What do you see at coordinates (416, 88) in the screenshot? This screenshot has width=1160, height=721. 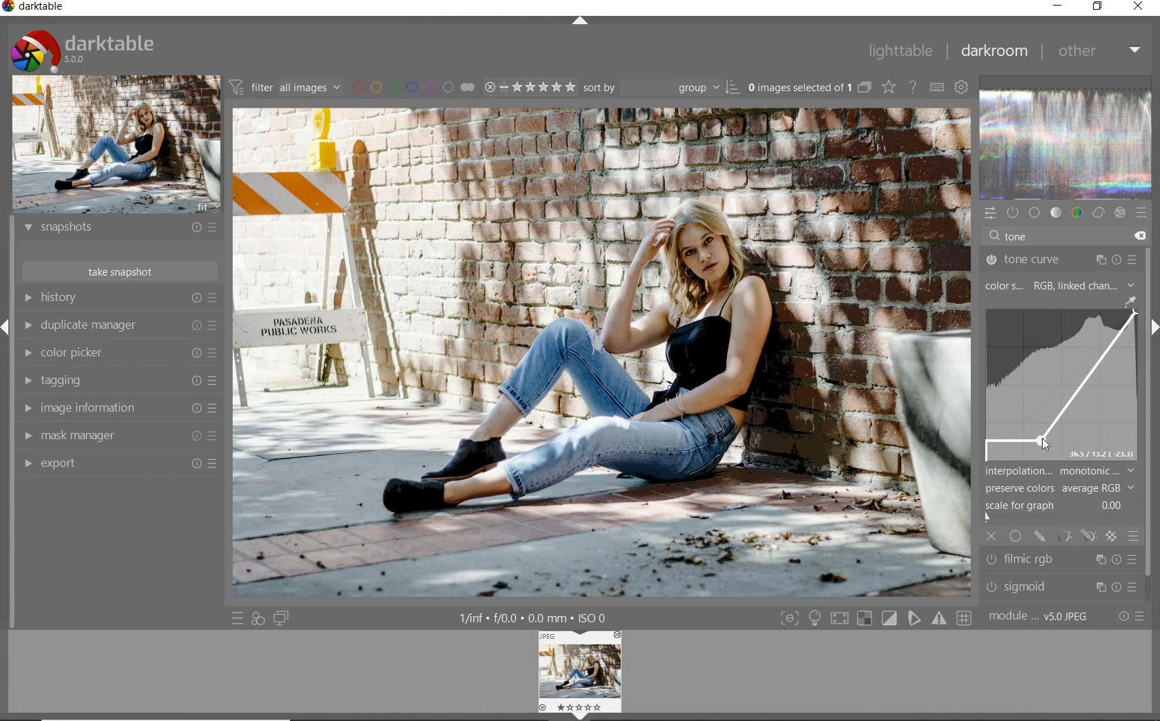 I see `filter by image color` at bounding box center [416, 88].